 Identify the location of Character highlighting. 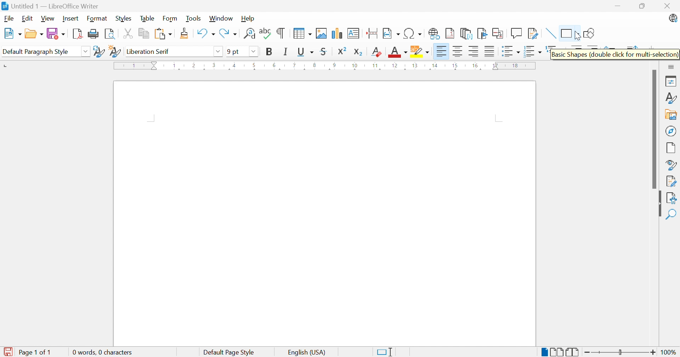
(420, 51).